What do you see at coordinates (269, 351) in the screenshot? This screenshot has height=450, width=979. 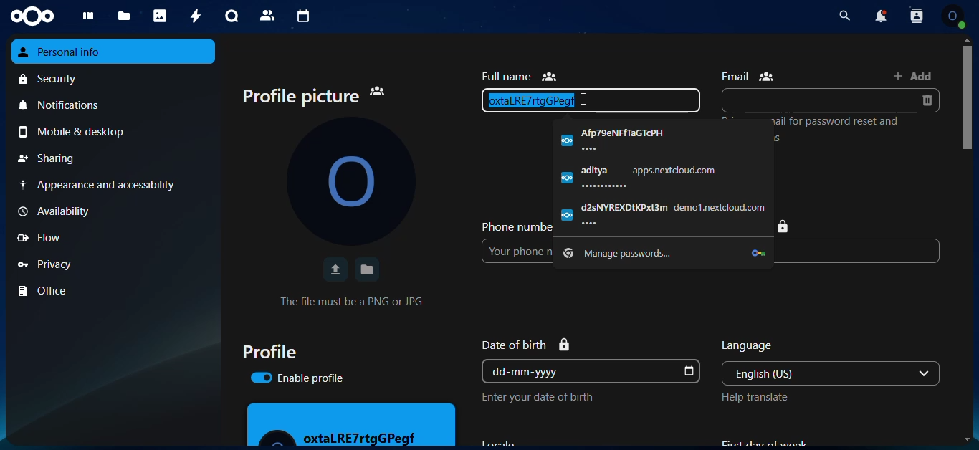 I see `profile` at bounding box center [269, 351].